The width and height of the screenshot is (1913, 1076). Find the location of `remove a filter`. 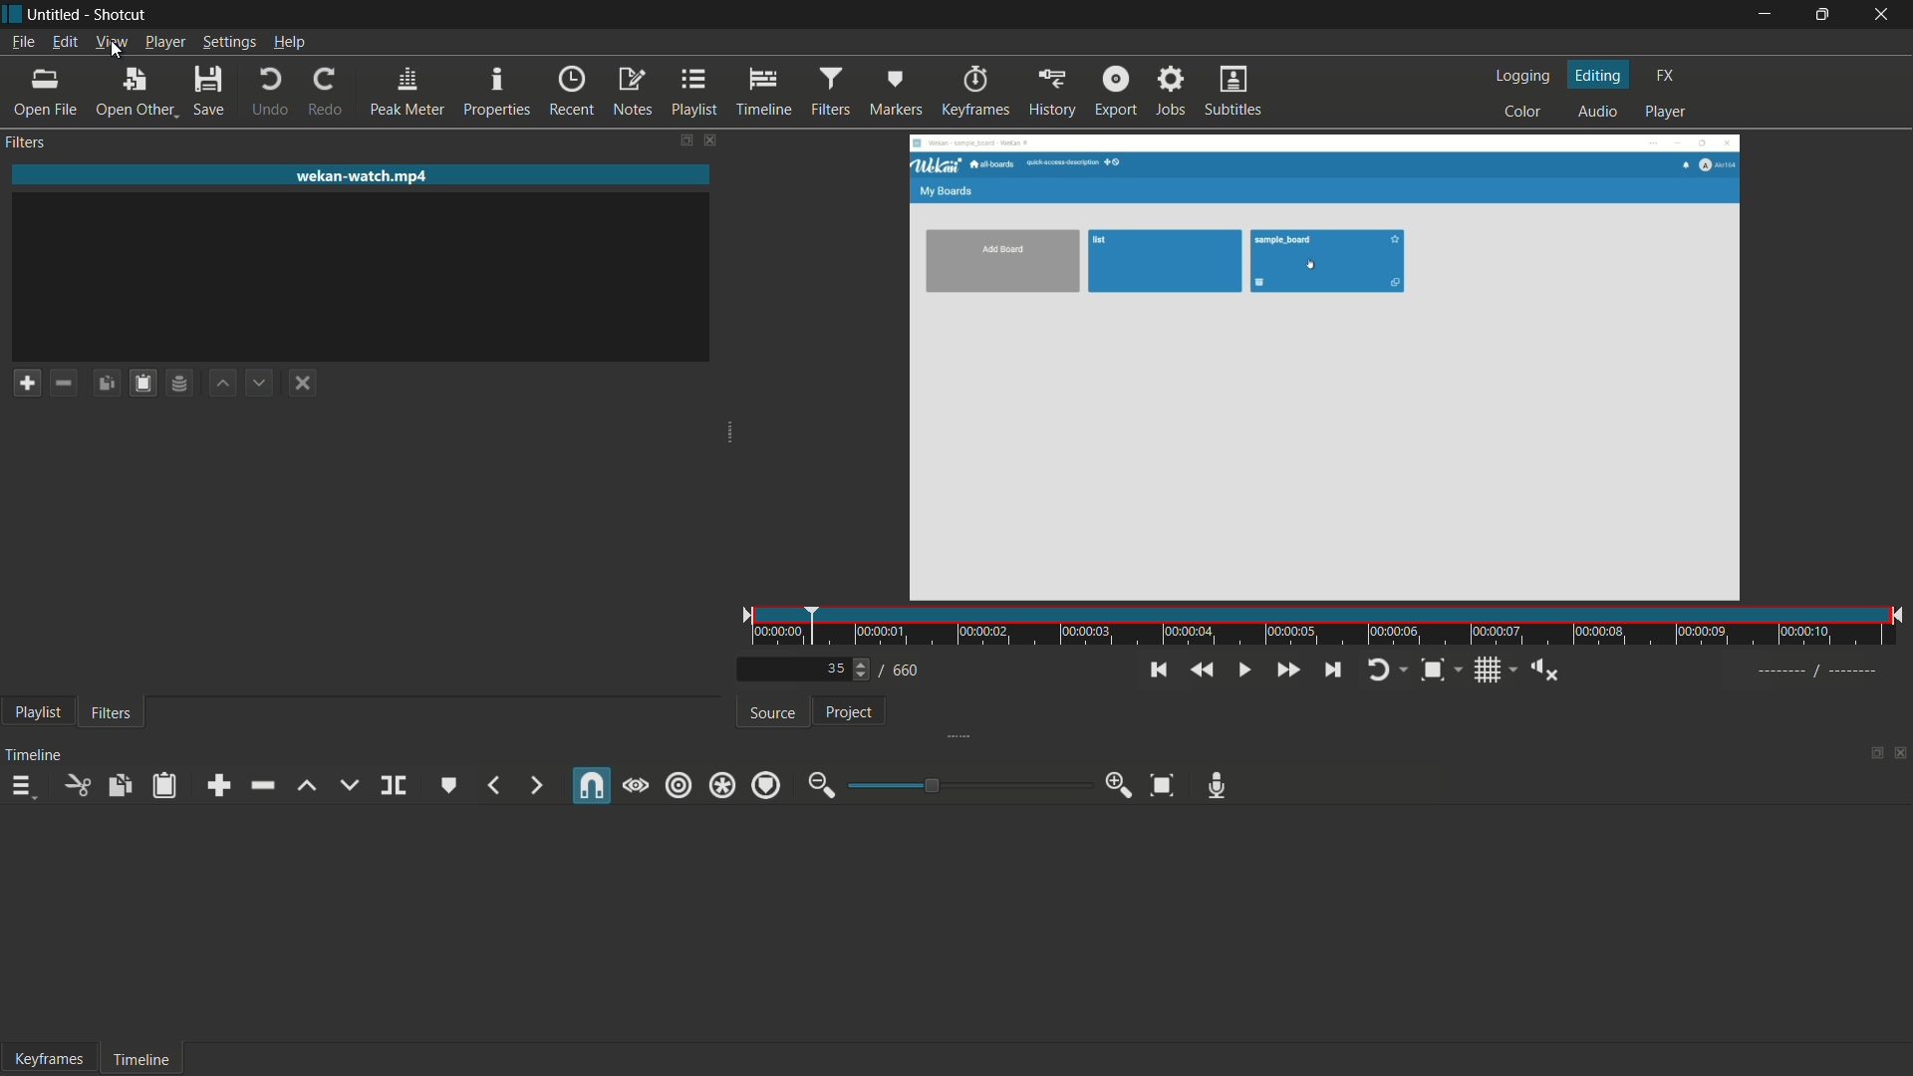

remove a filter is located at coordinates (66, 383).